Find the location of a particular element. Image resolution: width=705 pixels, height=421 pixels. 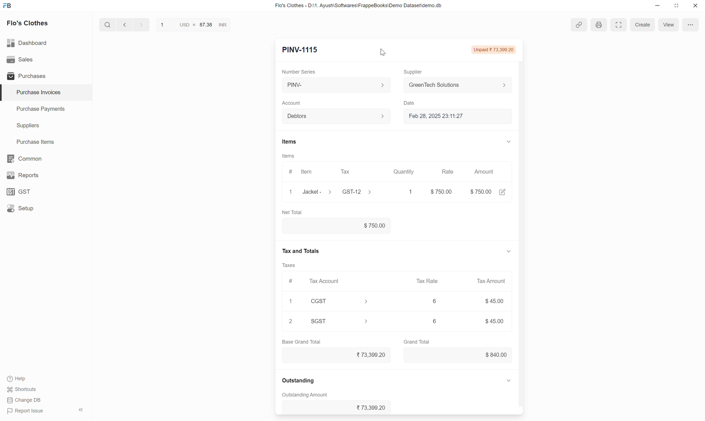

View is located at coordinates (668, 24).